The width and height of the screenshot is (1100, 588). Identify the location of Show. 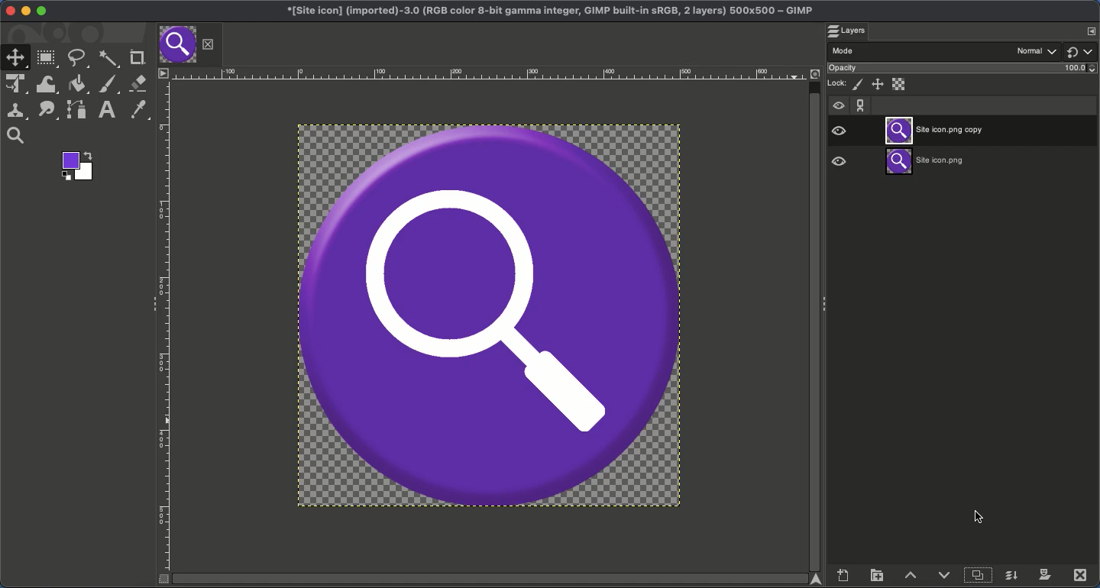
(839, 104).